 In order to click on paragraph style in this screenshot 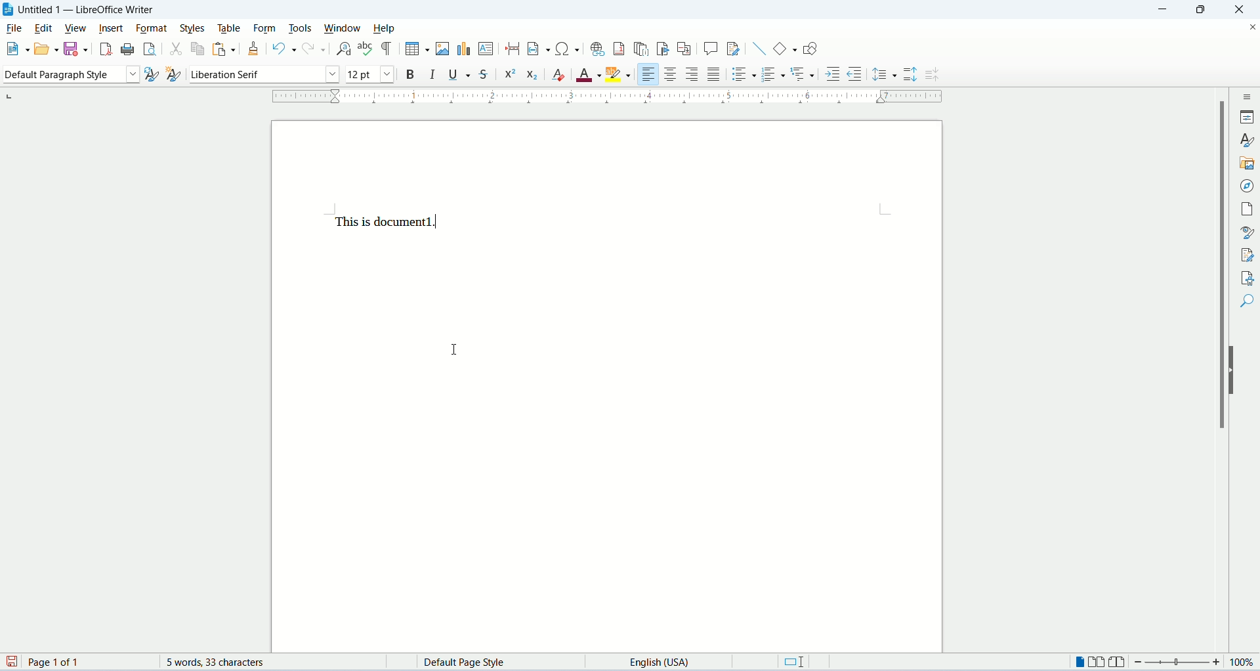, I will do `click(70, 76)`.